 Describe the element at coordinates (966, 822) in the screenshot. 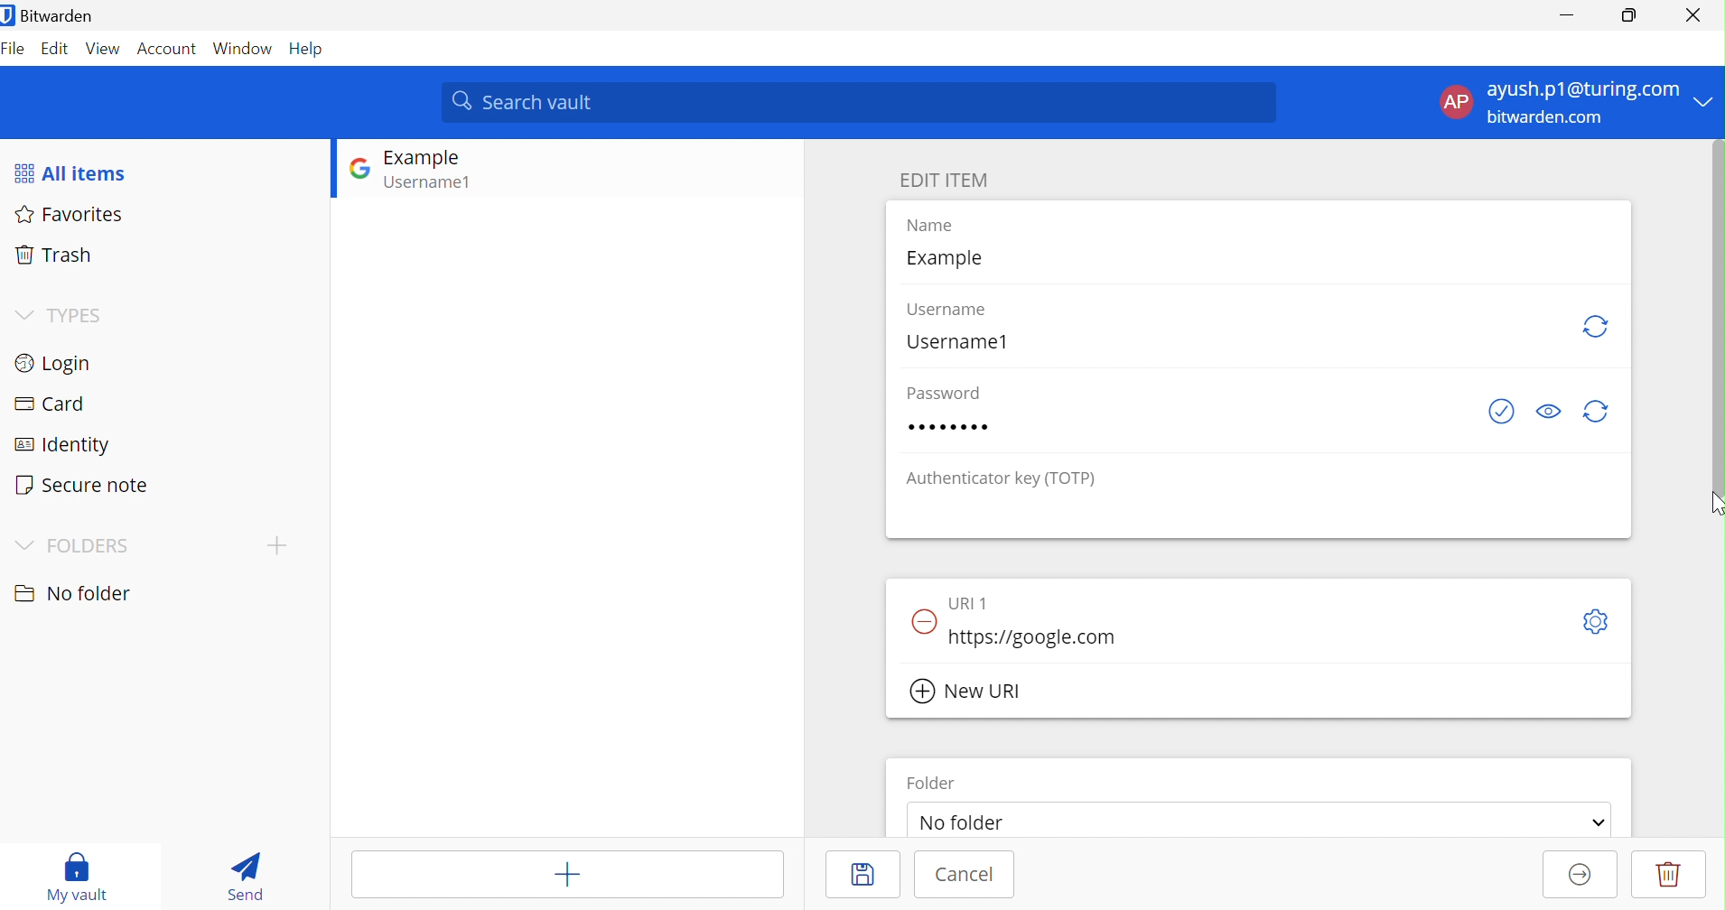

I see `No folder` at that location.